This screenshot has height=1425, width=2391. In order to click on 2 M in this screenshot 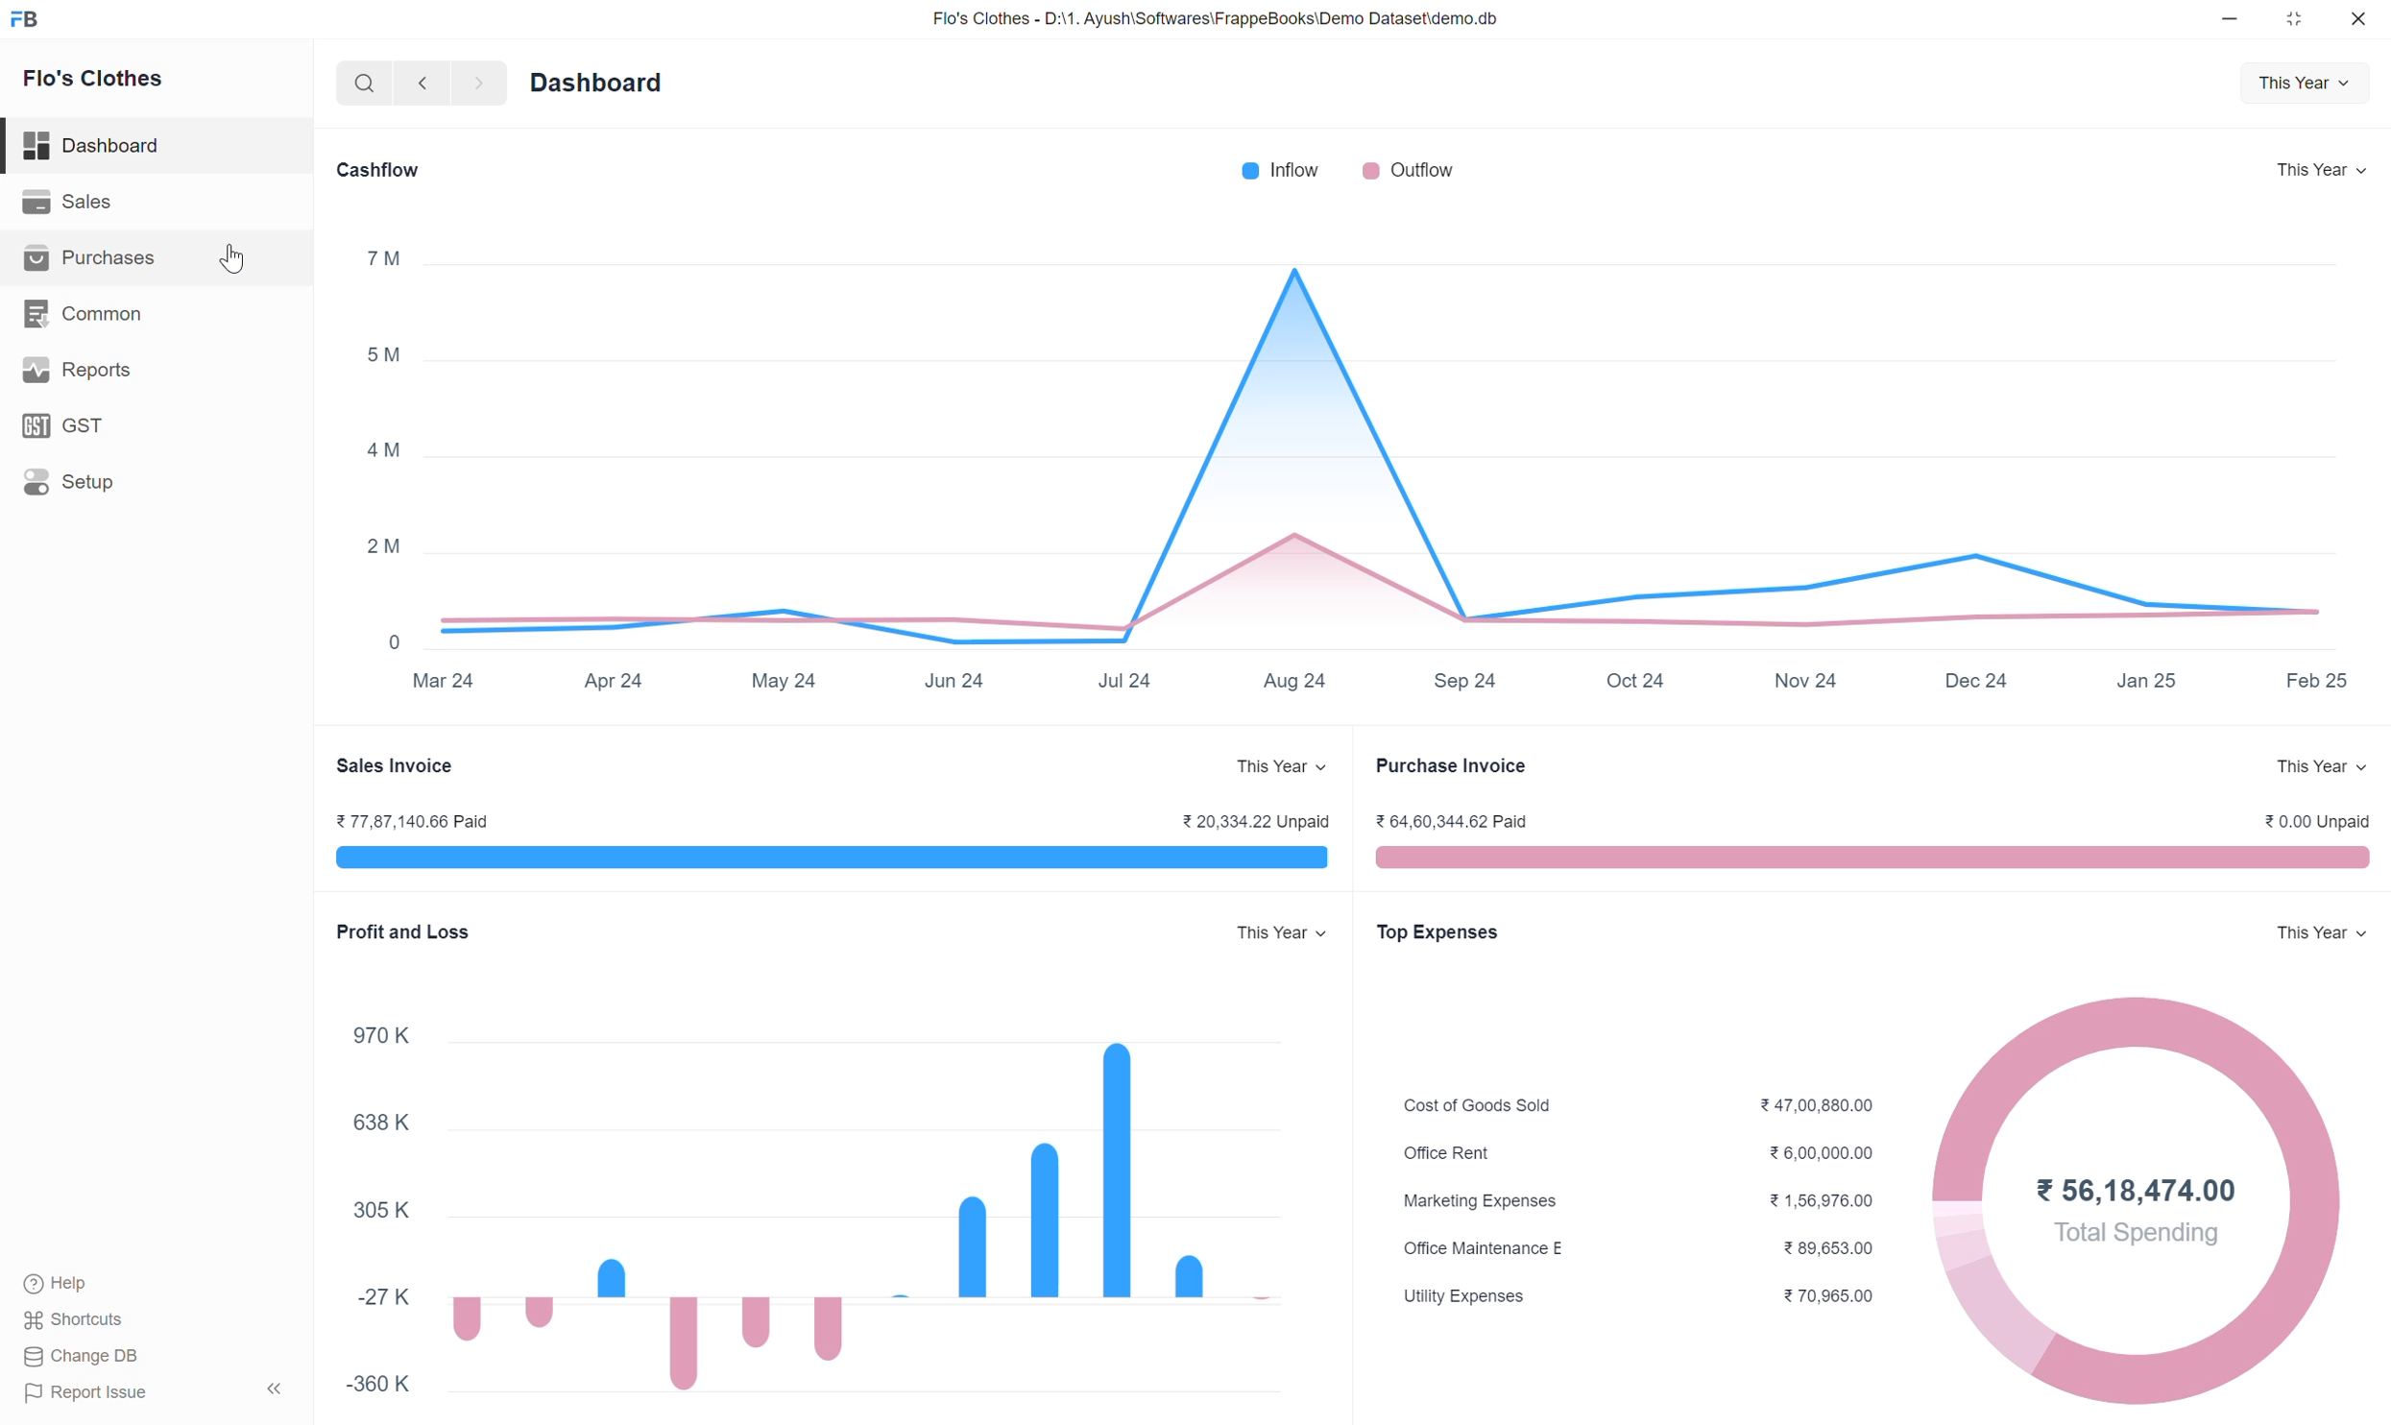, I will do `click(383, 545)`.